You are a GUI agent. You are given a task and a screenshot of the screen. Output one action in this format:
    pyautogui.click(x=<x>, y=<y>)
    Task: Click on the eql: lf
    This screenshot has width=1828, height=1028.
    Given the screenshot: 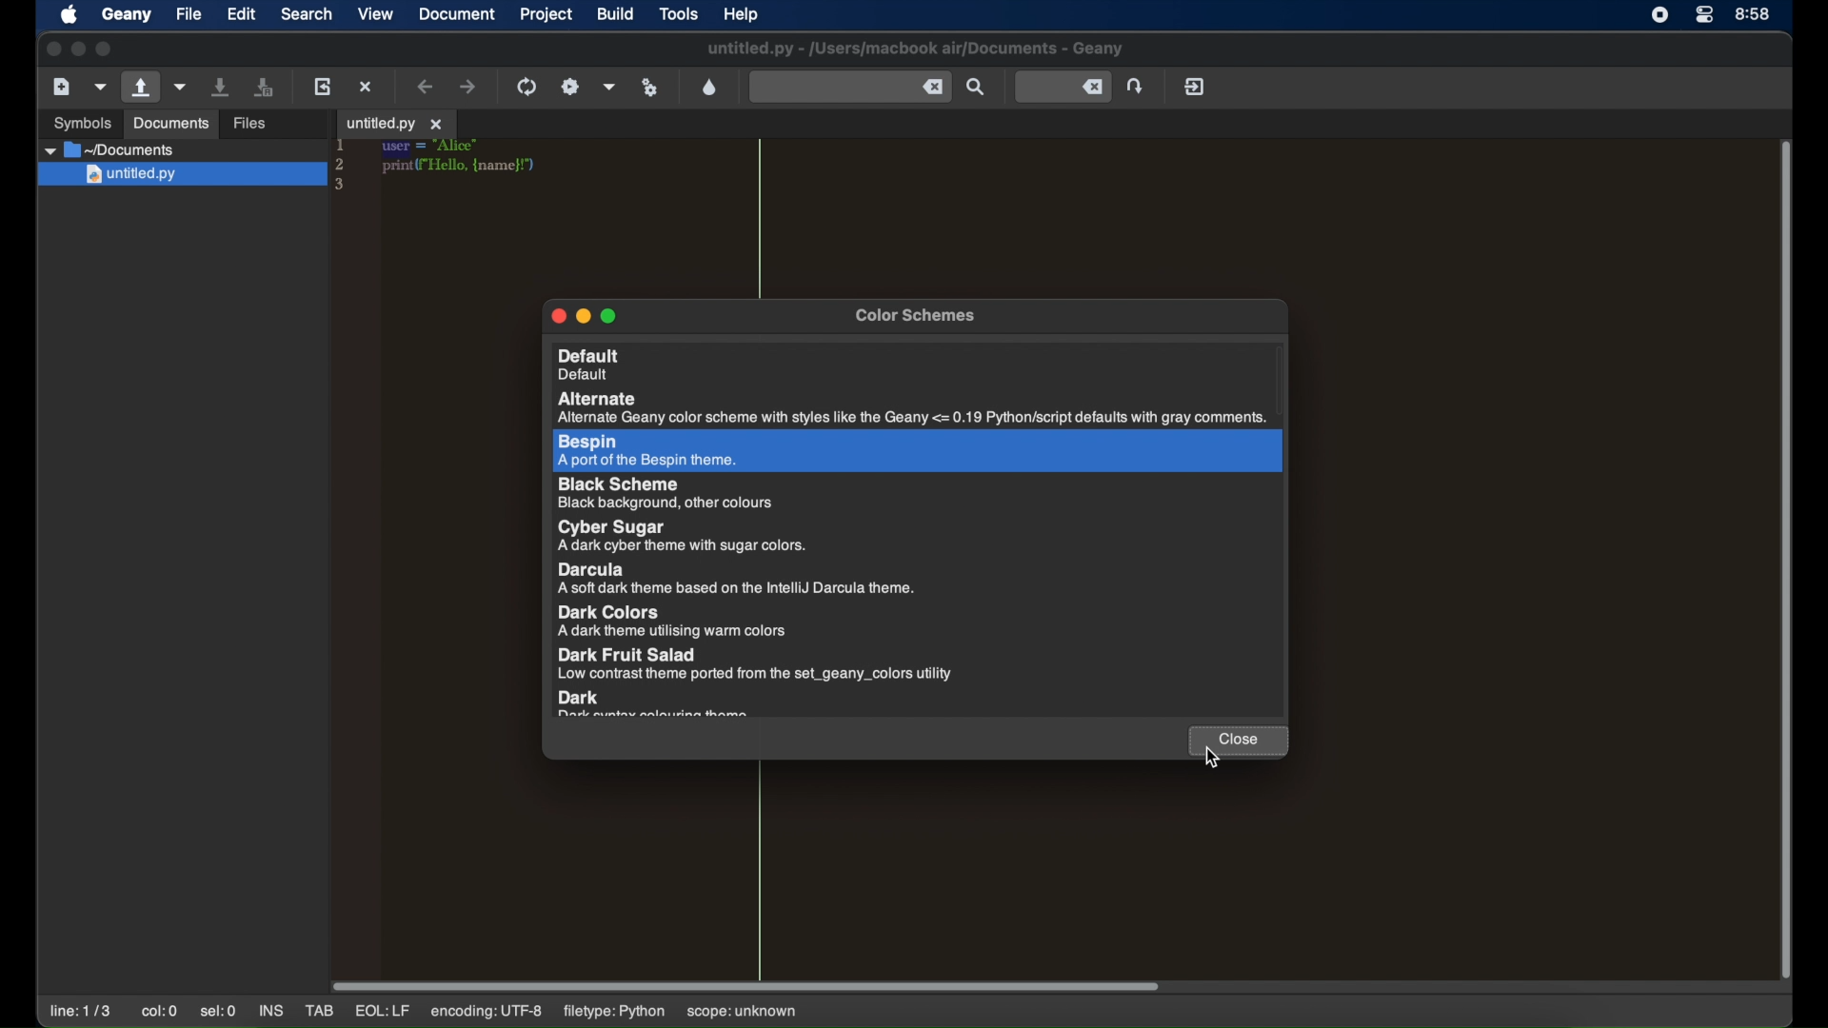 What is the action you would take?
    pyautogui.click(x=383, y=1011)
    